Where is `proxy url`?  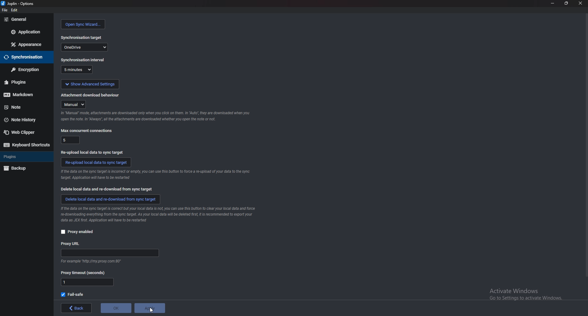 proxy url is located at coordinates (71, 244).